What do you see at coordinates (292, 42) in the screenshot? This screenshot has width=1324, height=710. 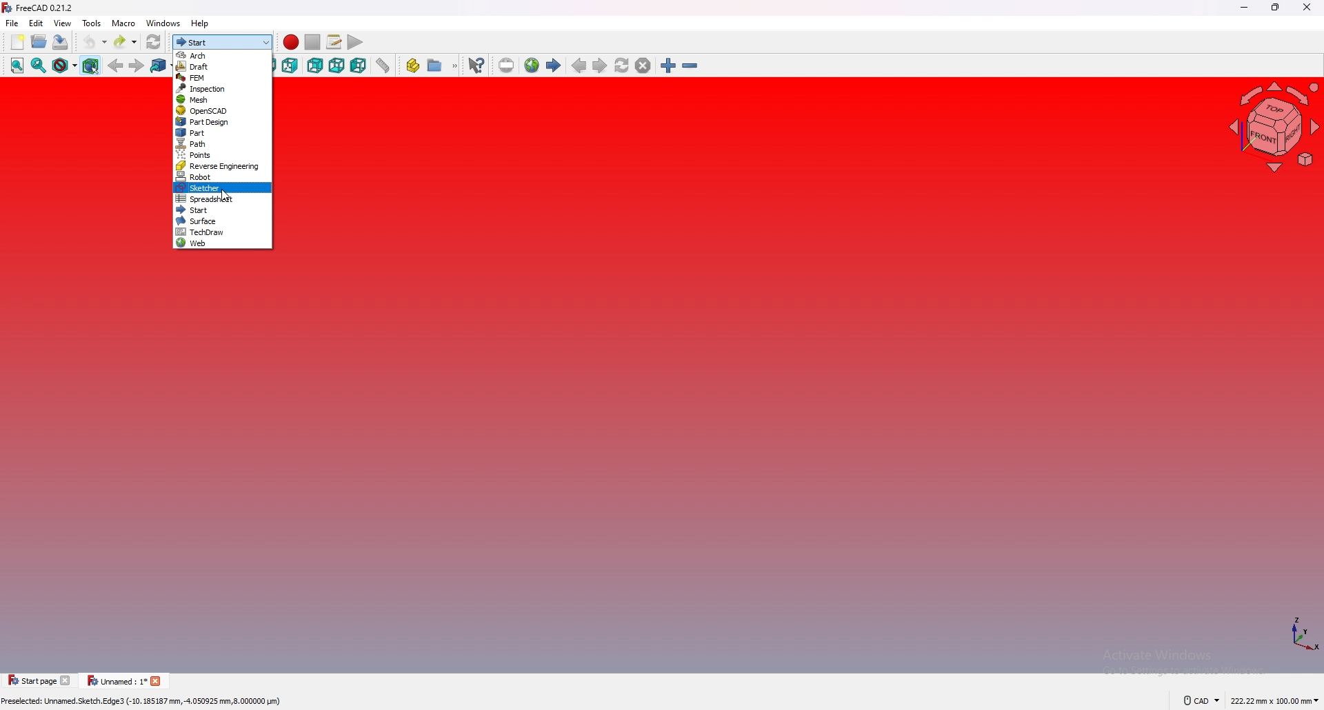 I see `record macro` at bounding box center [292, 42].